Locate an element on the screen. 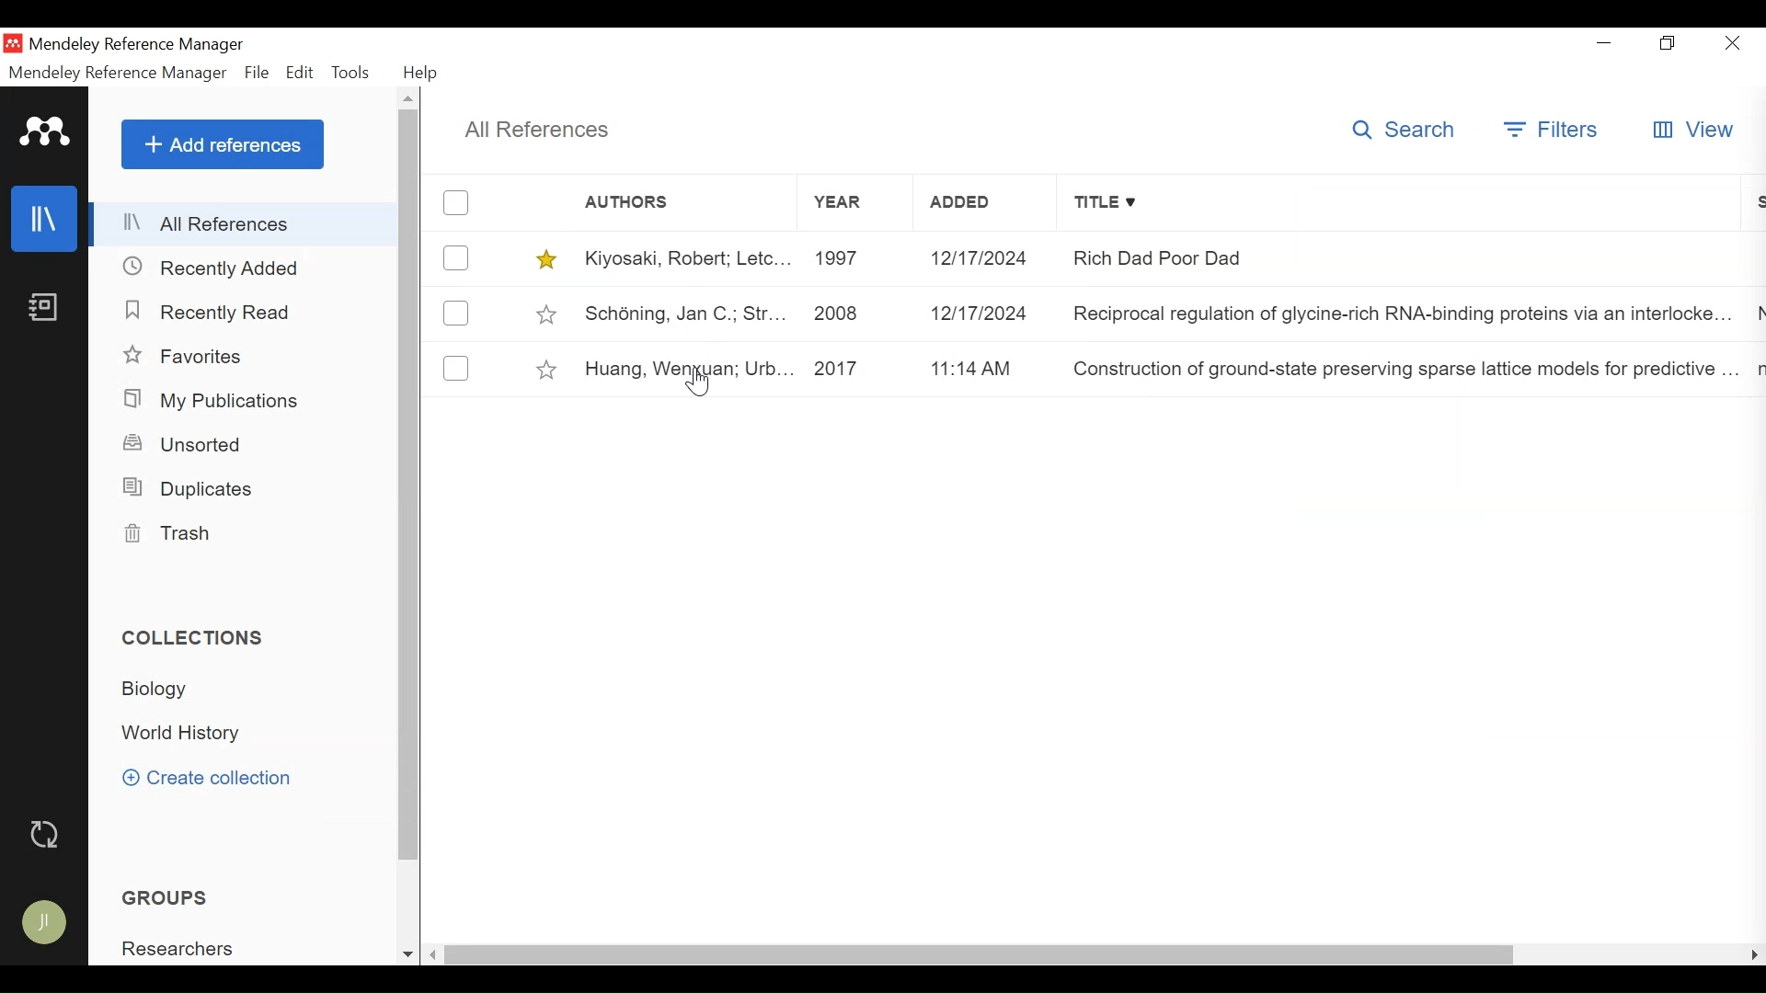 Image resolution: width=1766 pixels, height=993 pixels. Year is located at coordinates (854, 203).